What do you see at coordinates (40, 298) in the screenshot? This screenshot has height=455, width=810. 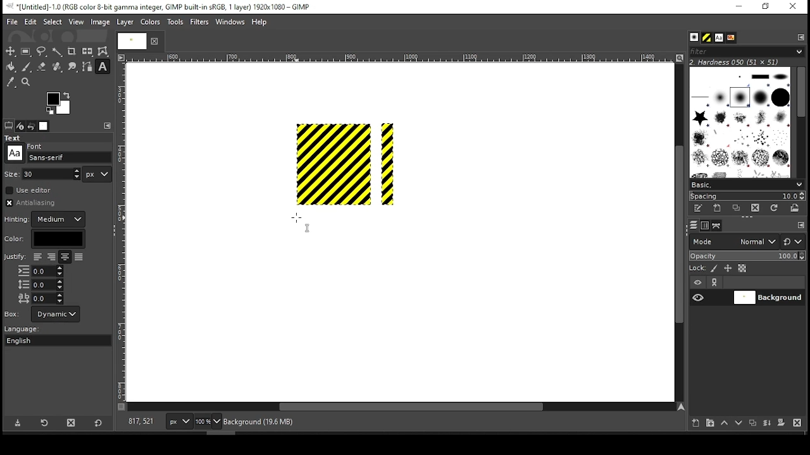 I see `adjust character spacing` at bounding box center [40, 298].